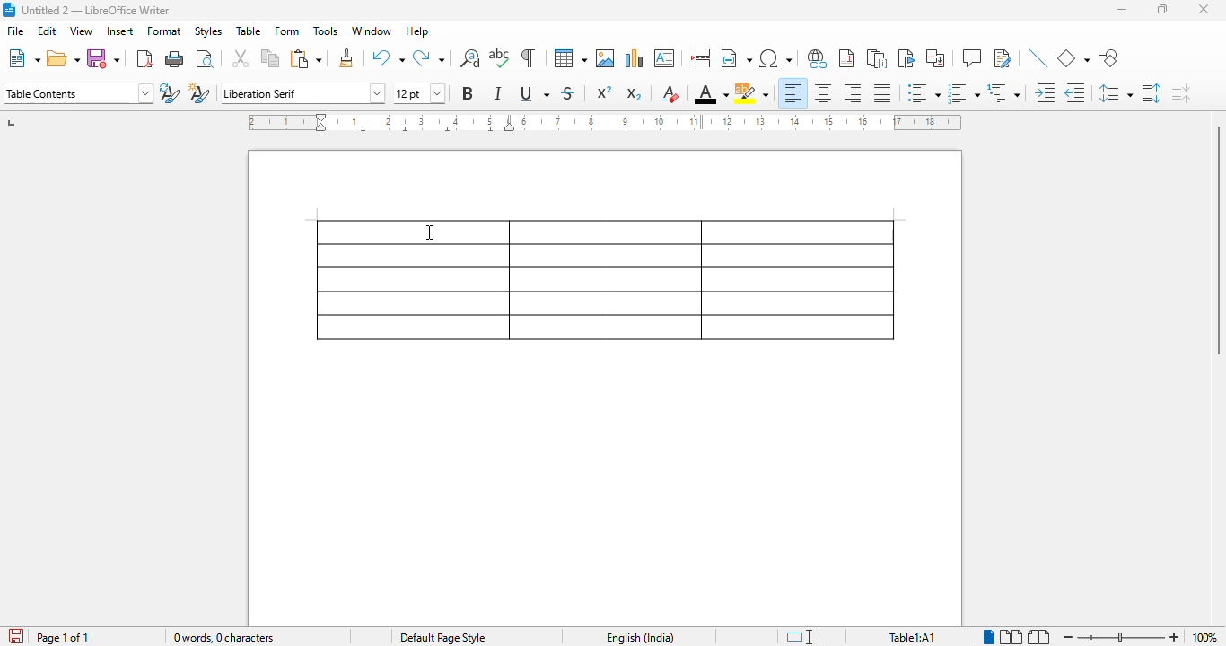 The width and height of the screenshot is (1226, 646). What do you see at coordinates (8, 10) in the screenshot?
I see `logo` at bounding box center [8, 10].